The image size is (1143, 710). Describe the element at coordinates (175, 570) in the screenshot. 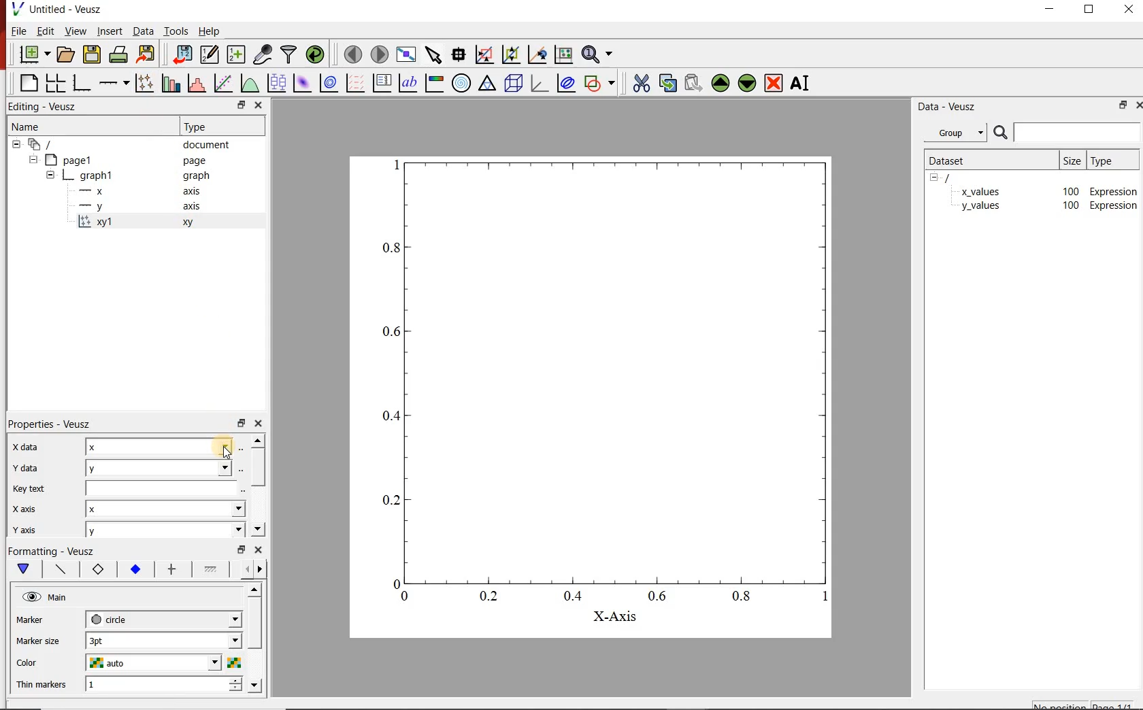

I see `error bar line` at that location.